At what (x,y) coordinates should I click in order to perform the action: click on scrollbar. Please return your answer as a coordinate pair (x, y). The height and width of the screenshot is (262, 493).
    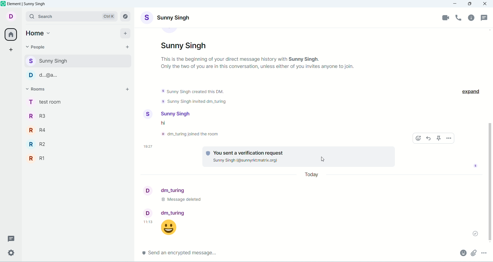
    Looking at the image, I should click on (490, 182).